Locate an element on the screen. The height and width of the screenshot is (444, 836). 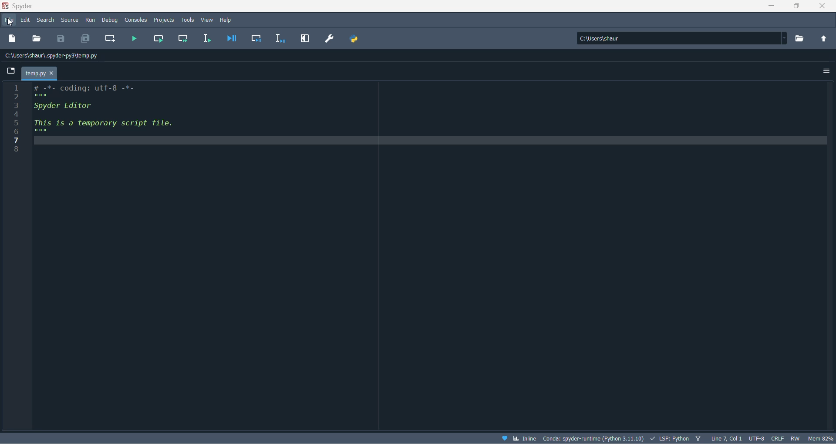
parent directory is located at coordinates (825, 38).